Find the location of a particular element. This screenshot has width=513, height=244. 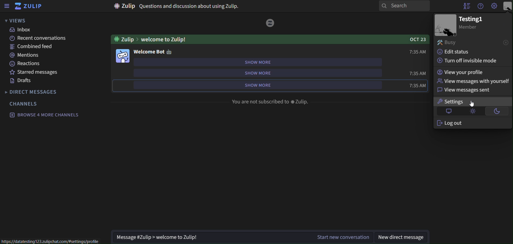

dark theme is located at coordinates (499, 111).